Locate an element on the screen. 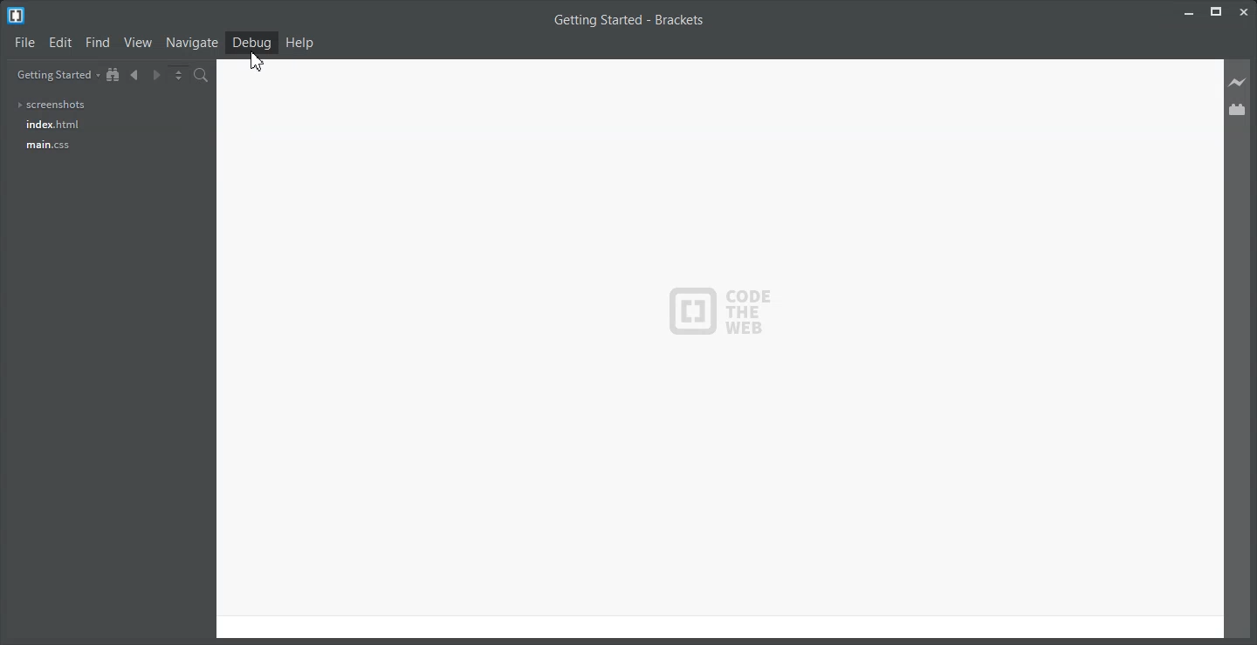  screenshots is located at coordinates (50, 105).